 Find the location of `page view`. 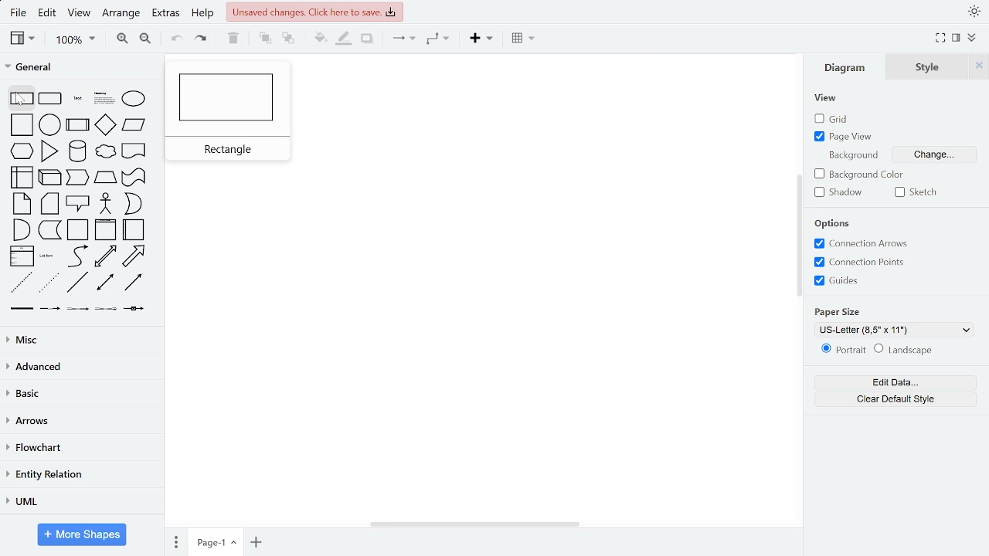

page view is located at coordinates (841, 137).